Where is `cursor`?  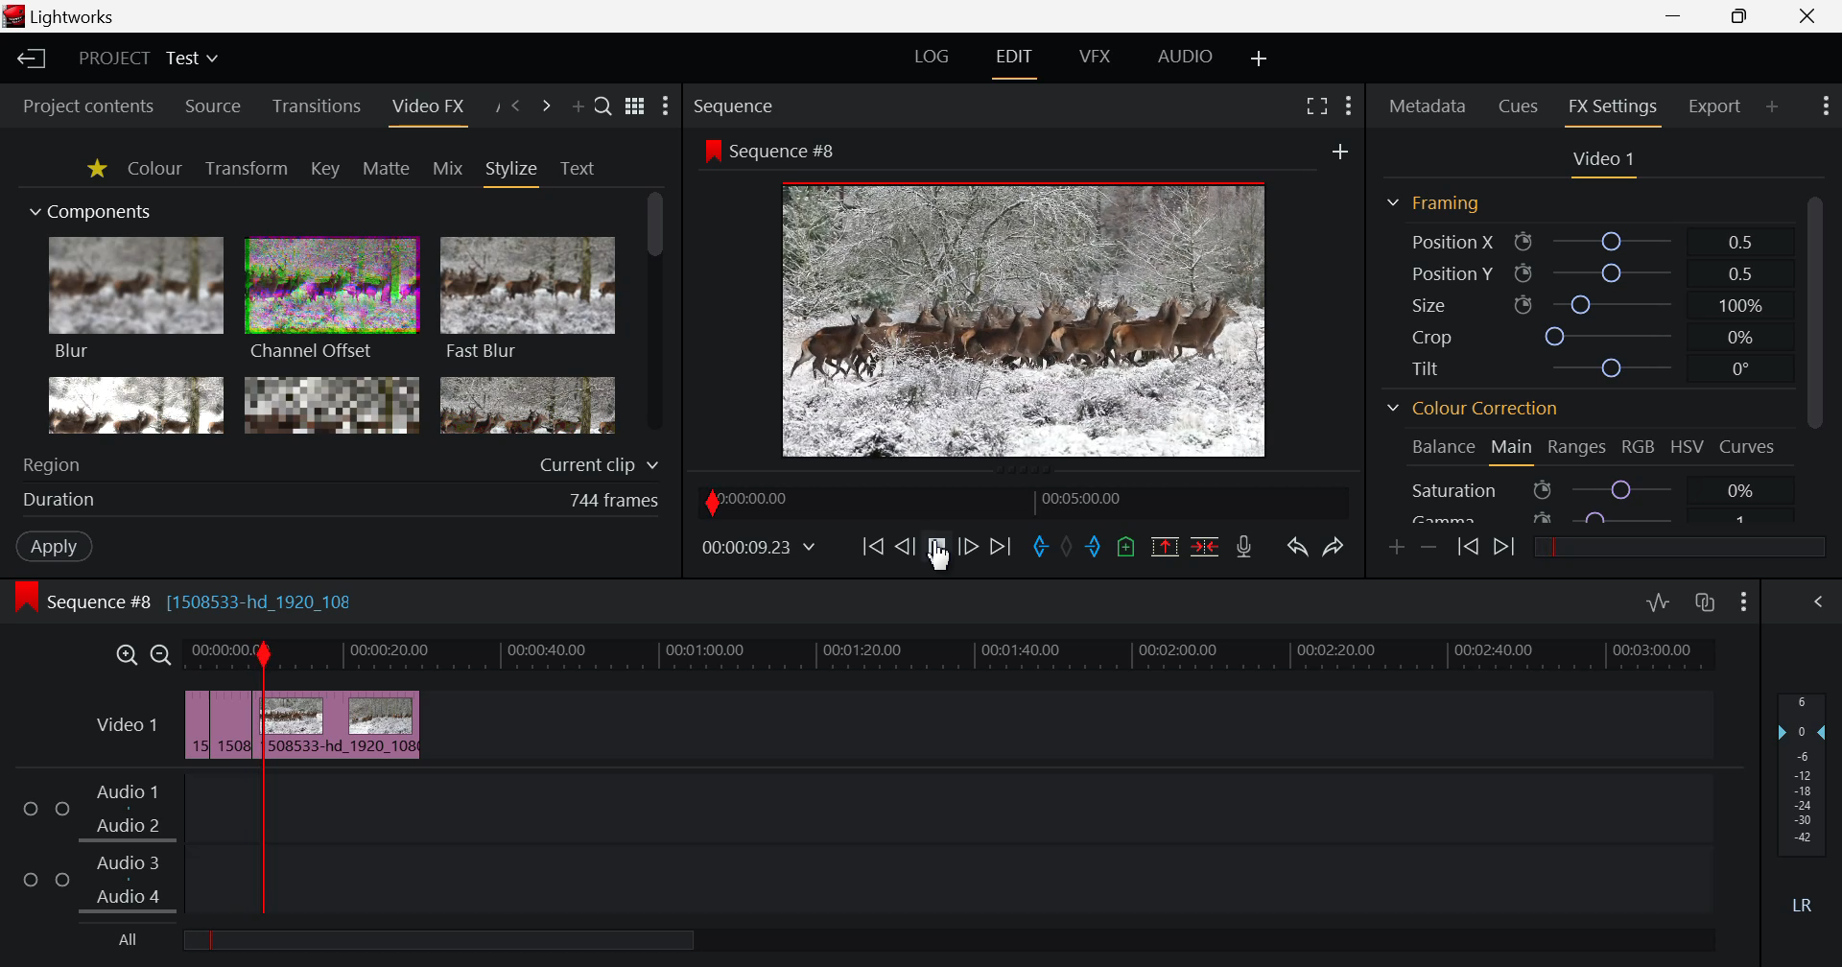 cursor is located at coordinates (1343, 152).